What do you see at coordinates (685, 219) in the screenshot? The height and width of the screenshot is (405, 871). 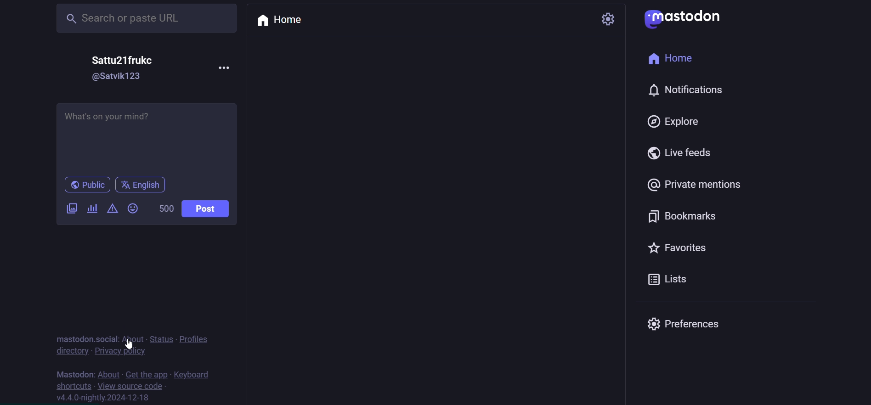 I see `bookmark` at bounding box center [685, 219].